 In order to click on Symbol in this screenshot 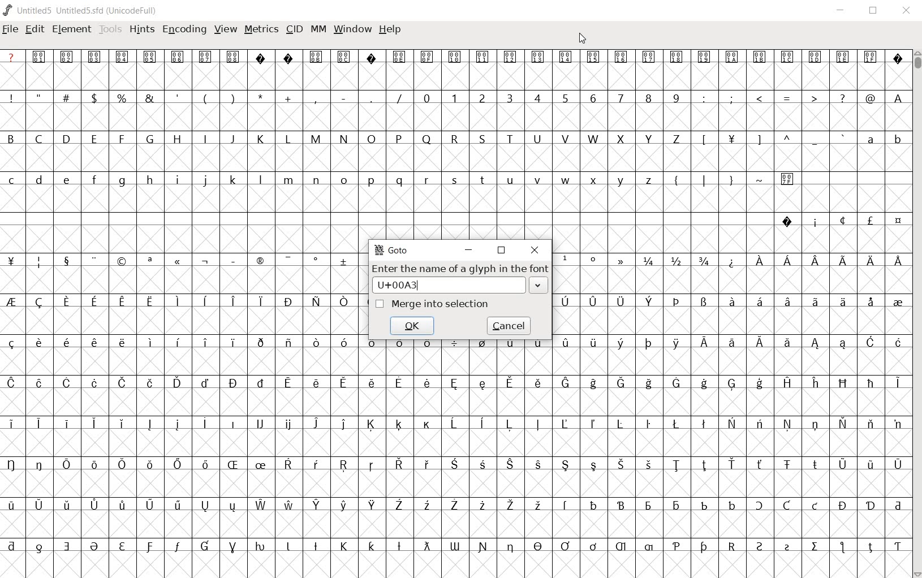, I will do `click(204, 300)`.